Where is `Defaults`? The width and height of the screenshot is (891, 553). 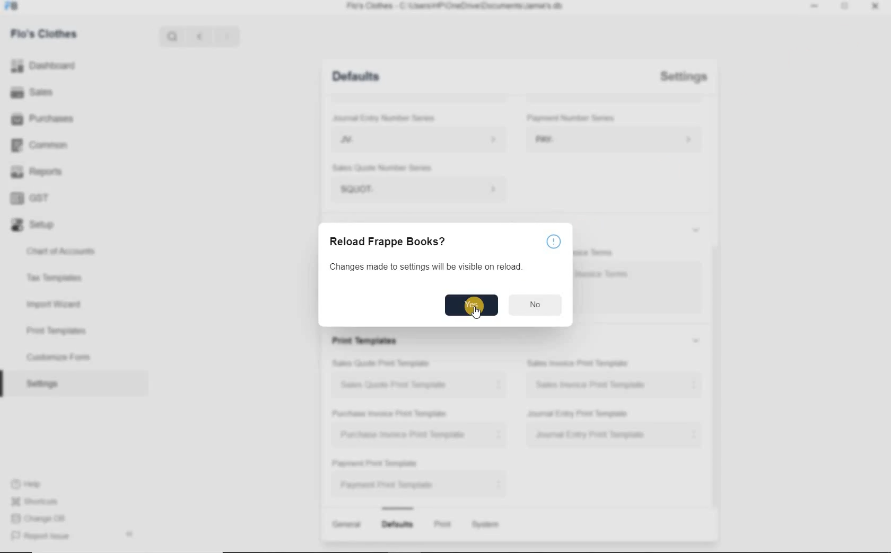 Defaults is located at coordinates (399, 524).